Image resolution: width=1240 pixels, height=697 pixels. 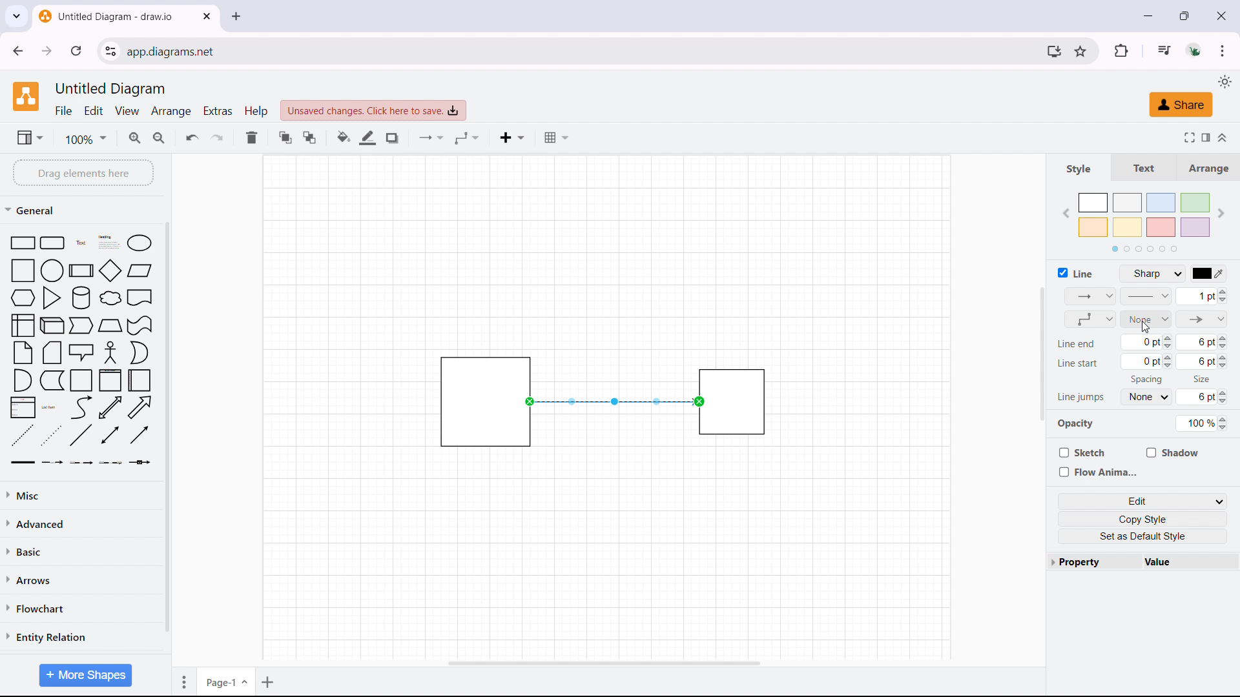 What do you see at coordinates (1080, 51) in the screenshot?
I see `bookmark this tab` at bounding box center [1080, 51].